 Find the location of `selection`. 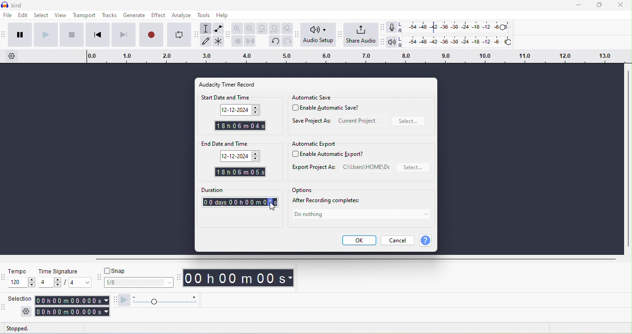

selection is located at coordinates (73, 306).